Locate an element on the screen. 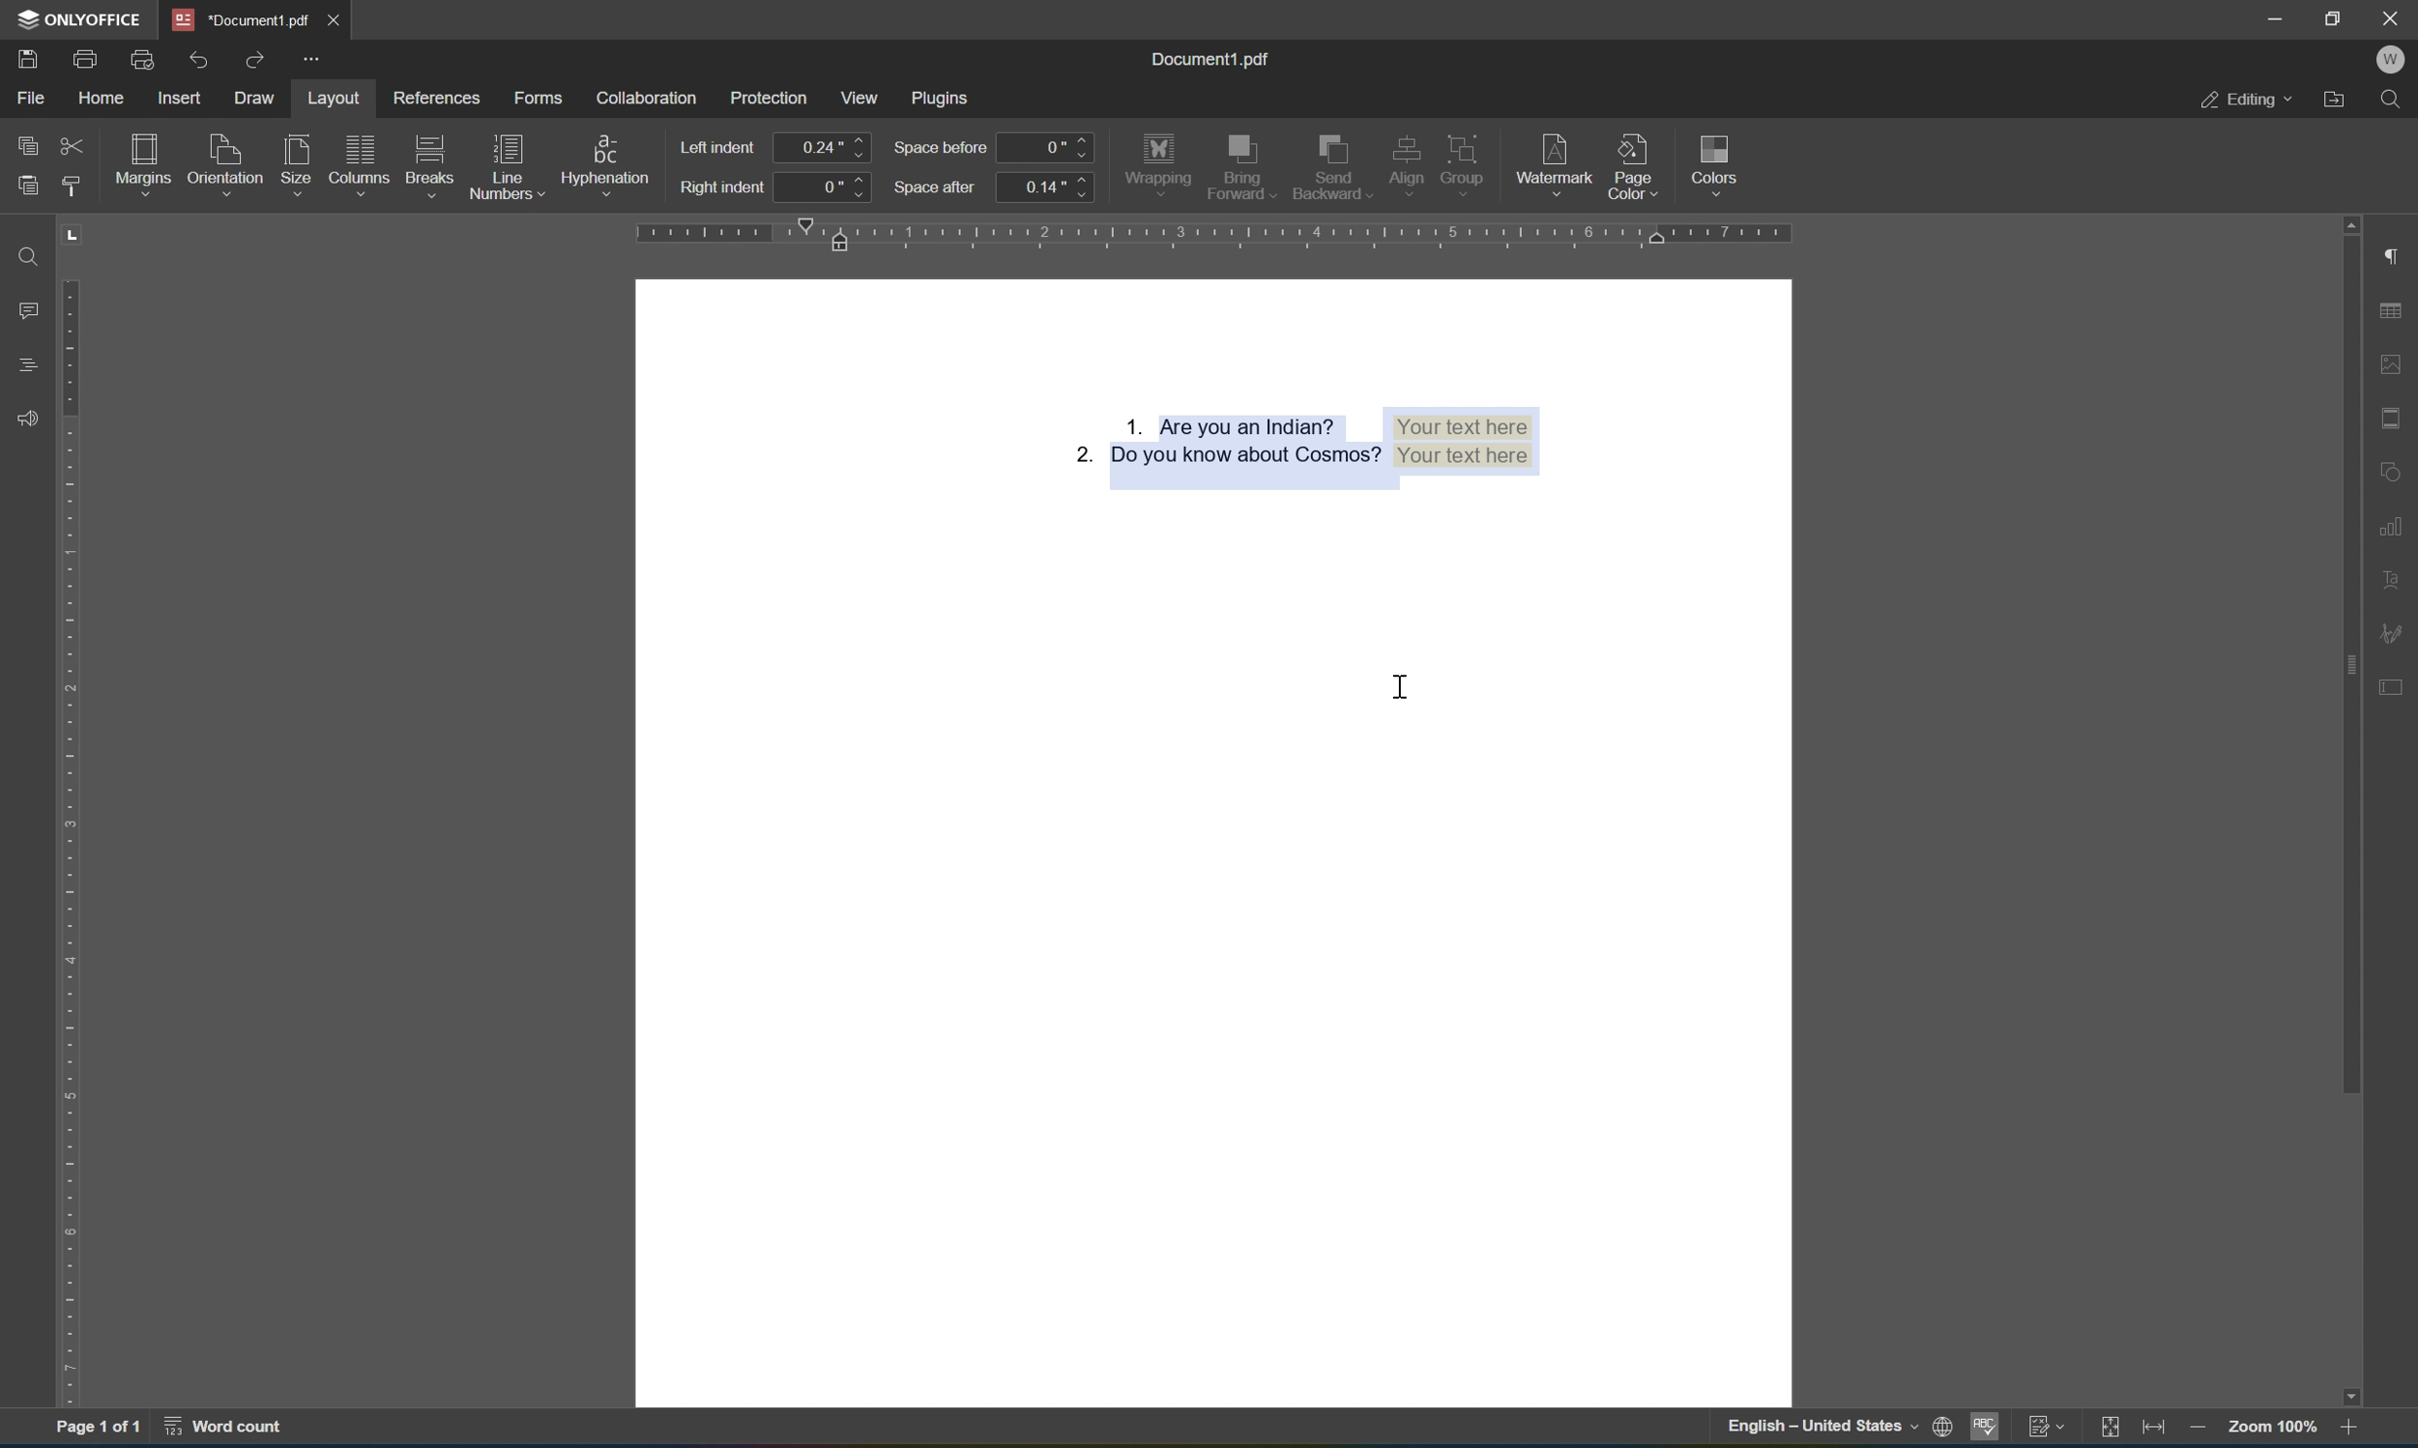  size is located at coordinates (300, 164).